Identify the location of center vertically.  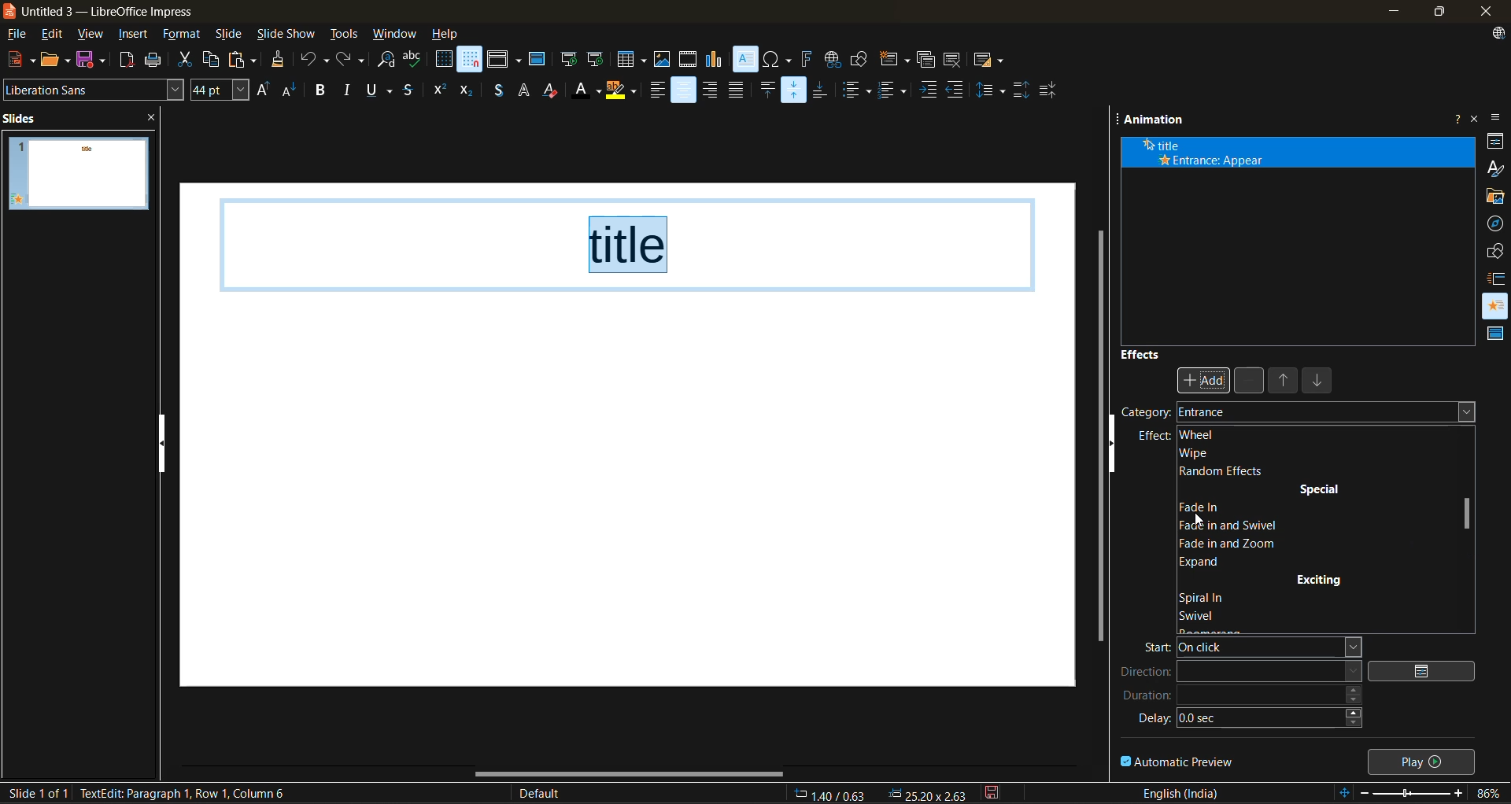
(796, 89).